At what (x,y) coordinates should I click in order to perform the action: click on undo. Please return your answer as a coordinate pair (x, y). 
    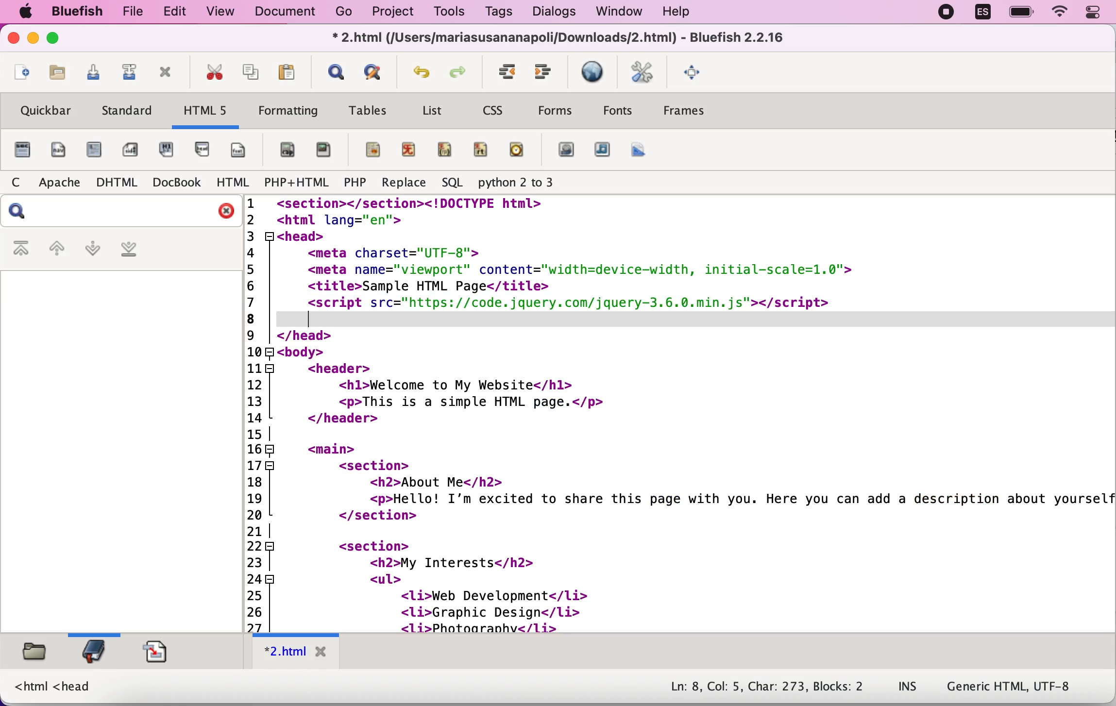
    Looking at the image, I should click on (424, 73).